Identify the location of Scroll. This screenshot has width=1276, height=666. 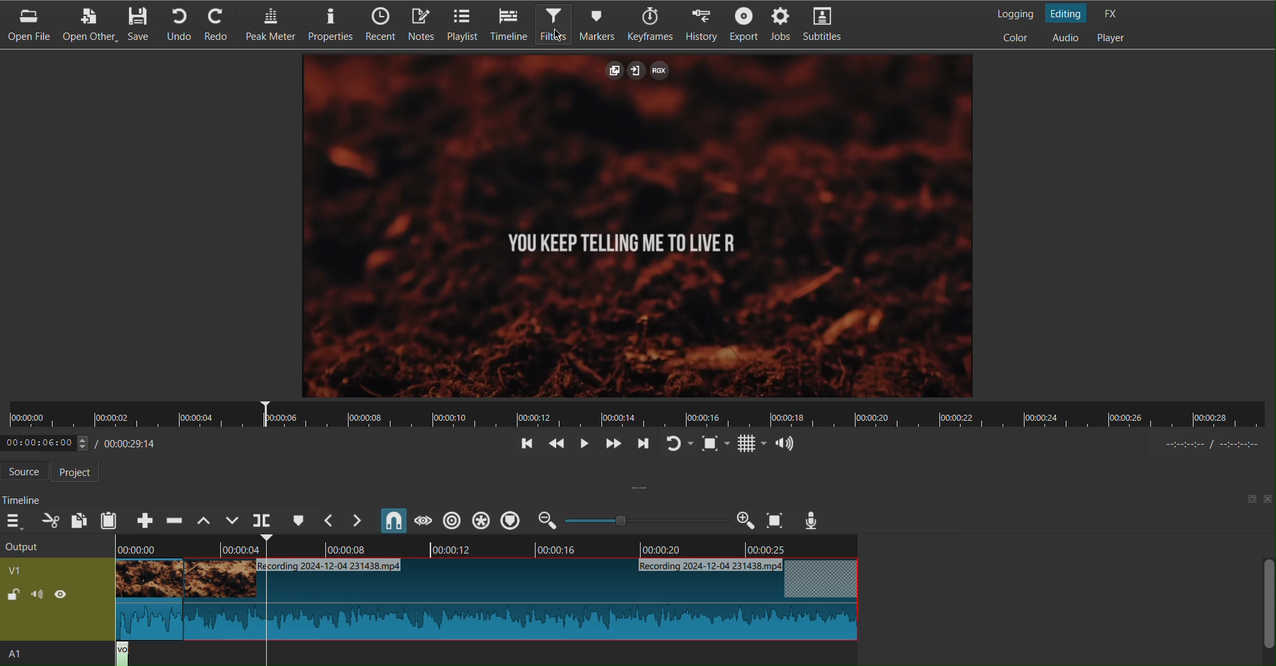
(1265, 610).